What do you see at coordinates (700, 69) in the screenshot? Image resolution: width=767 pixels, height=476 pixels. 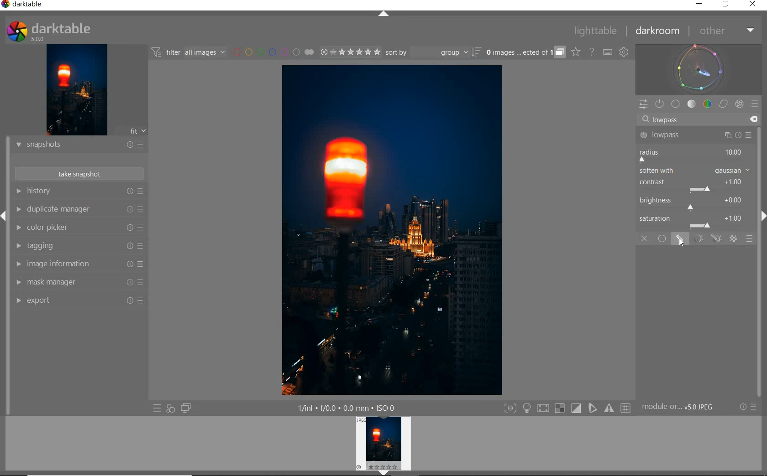 I see `WAVEFORM` at bounding box center [700, 69].